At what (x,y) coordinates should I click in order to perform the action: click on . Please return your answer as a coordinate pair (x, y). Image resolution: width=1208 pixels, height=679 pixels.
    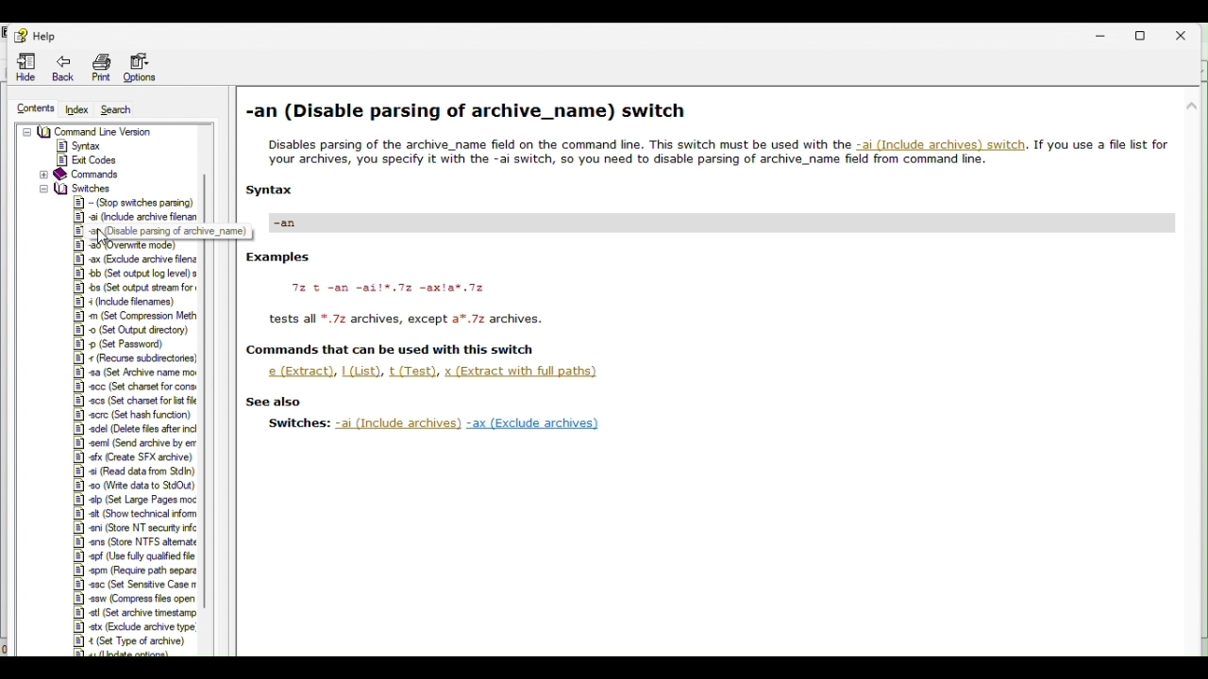
    Looking at the image, I should click on (298, 222).